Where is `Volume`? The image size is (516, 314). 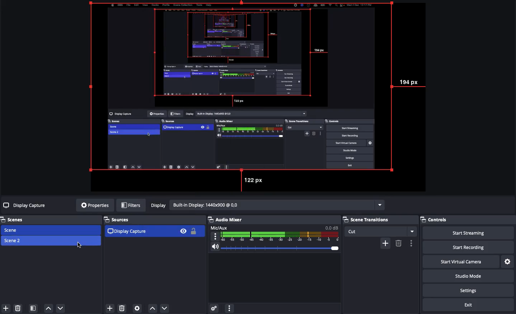
Volume is located at coordinates (275, 247).